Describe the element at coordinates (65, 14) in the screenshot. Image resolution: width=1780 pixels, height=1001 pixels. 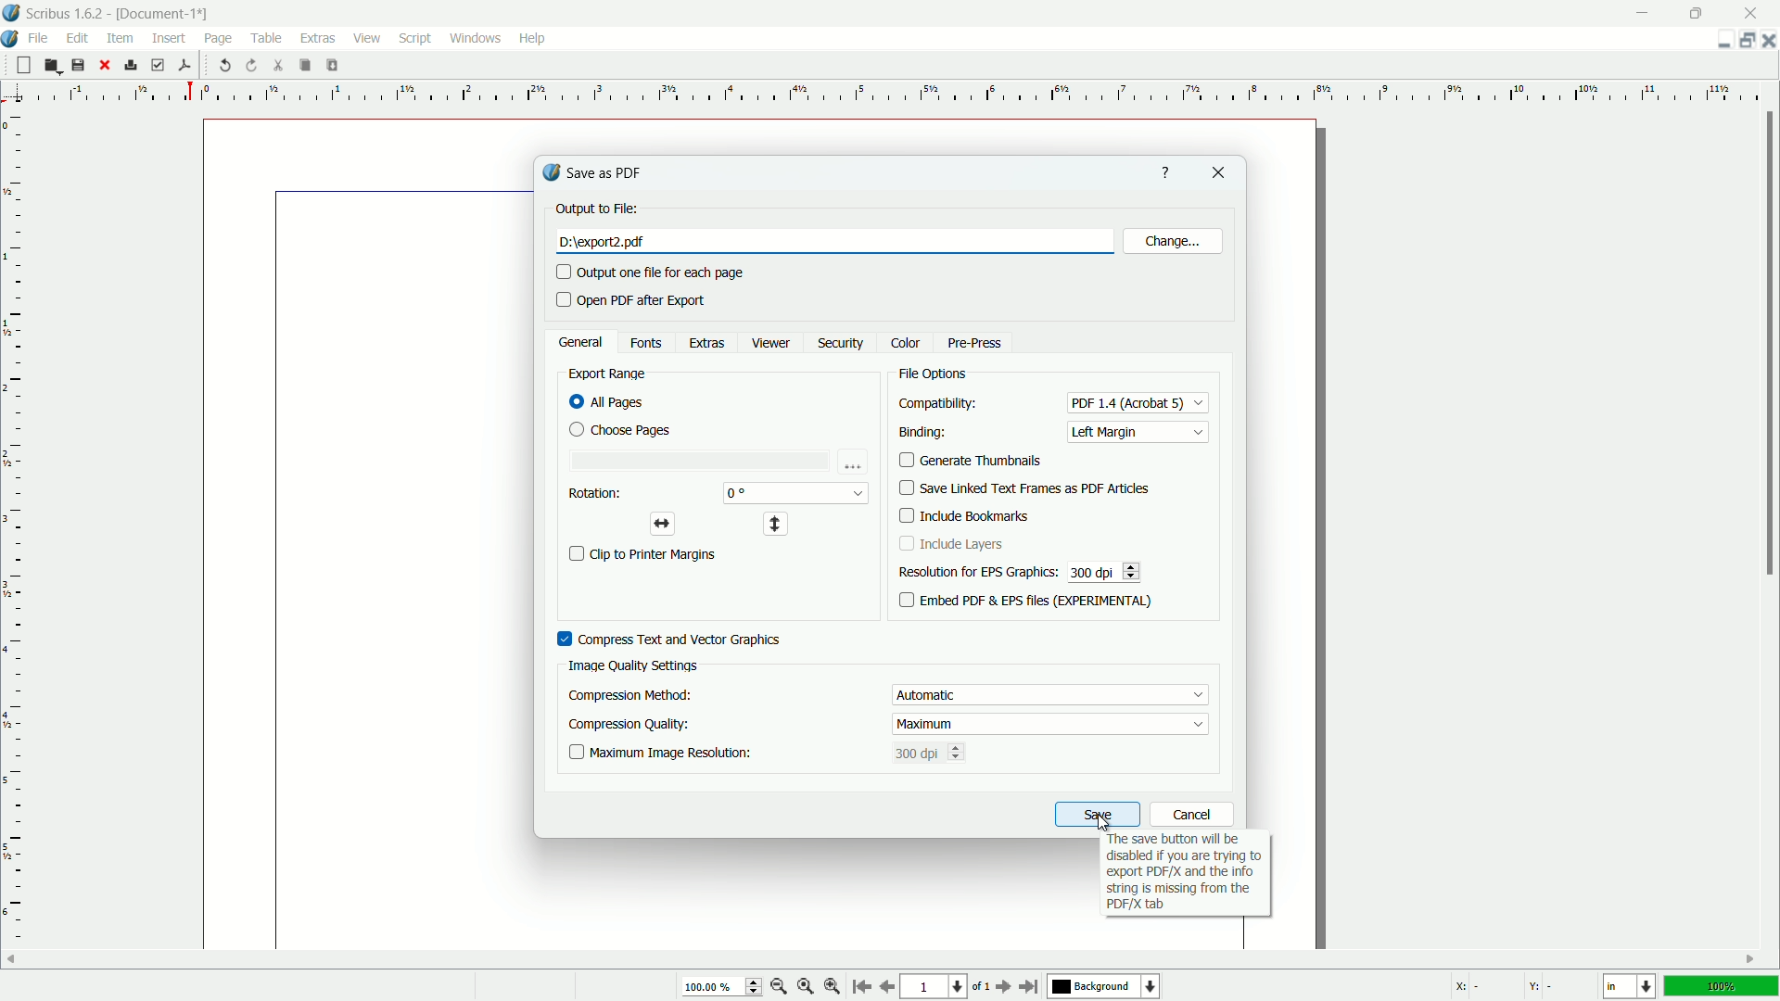
I see `app name` at that location.